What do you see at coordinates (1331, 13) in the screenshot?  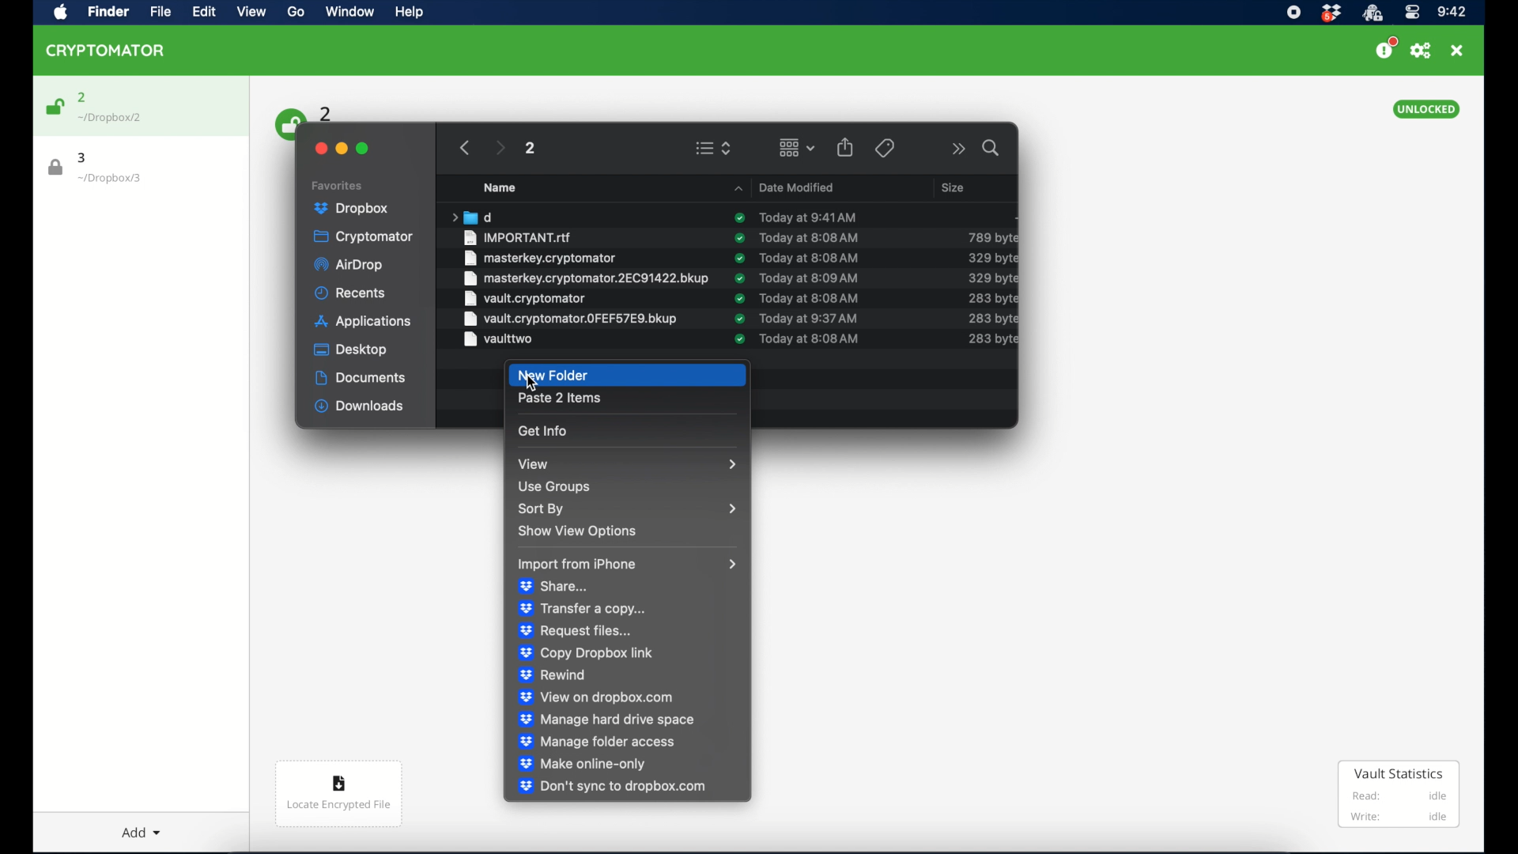 I see `dropbox icon` at bounding box center [1331, 13].